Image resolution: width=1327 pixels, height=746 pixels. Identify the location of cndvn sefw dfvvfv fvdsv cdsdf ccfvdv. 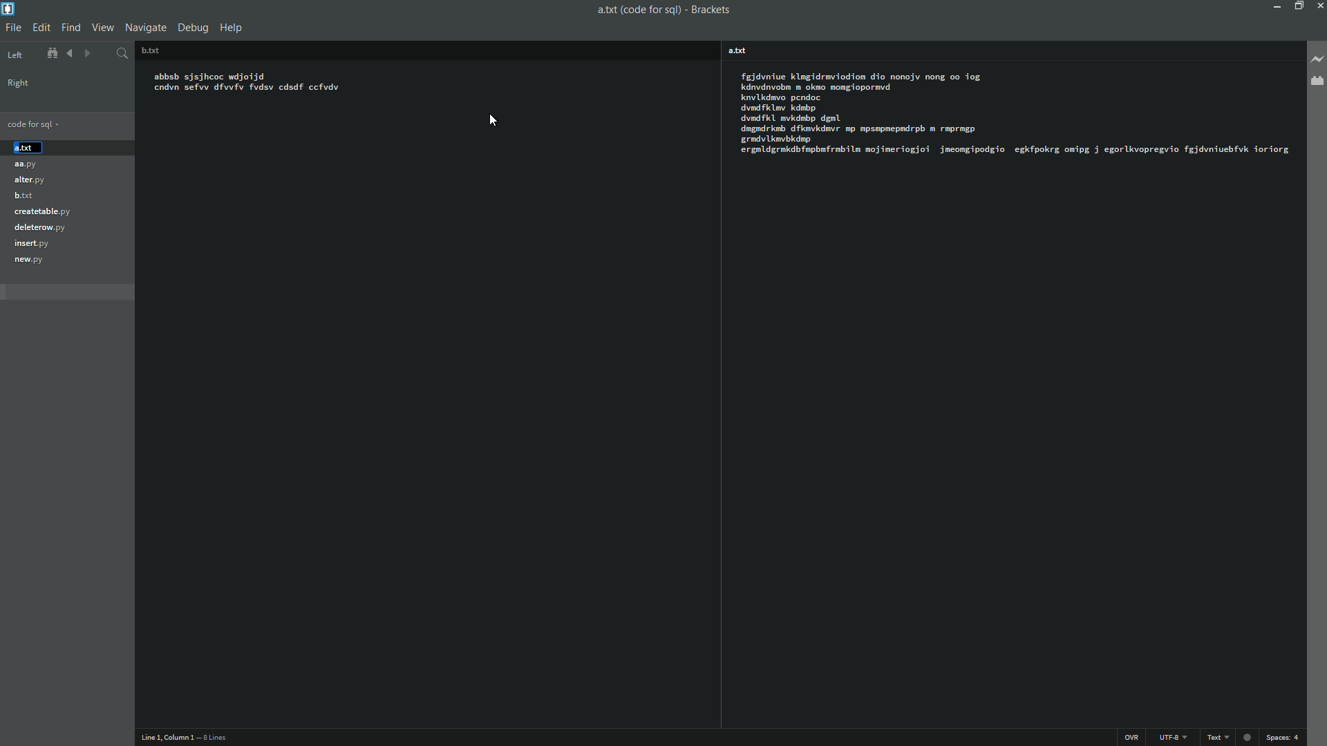
(248, 90).